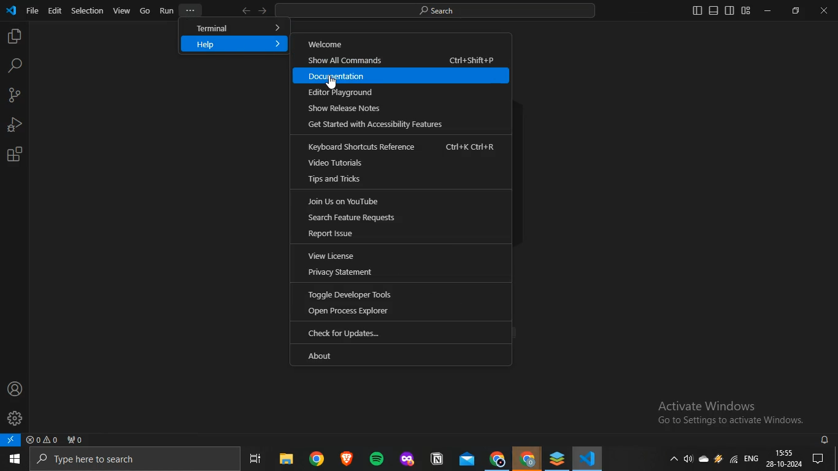  What do you see at coordinates (402, 61) in the screenshot?
I see `‘Show All Commands` at bounding box center [402, 61].